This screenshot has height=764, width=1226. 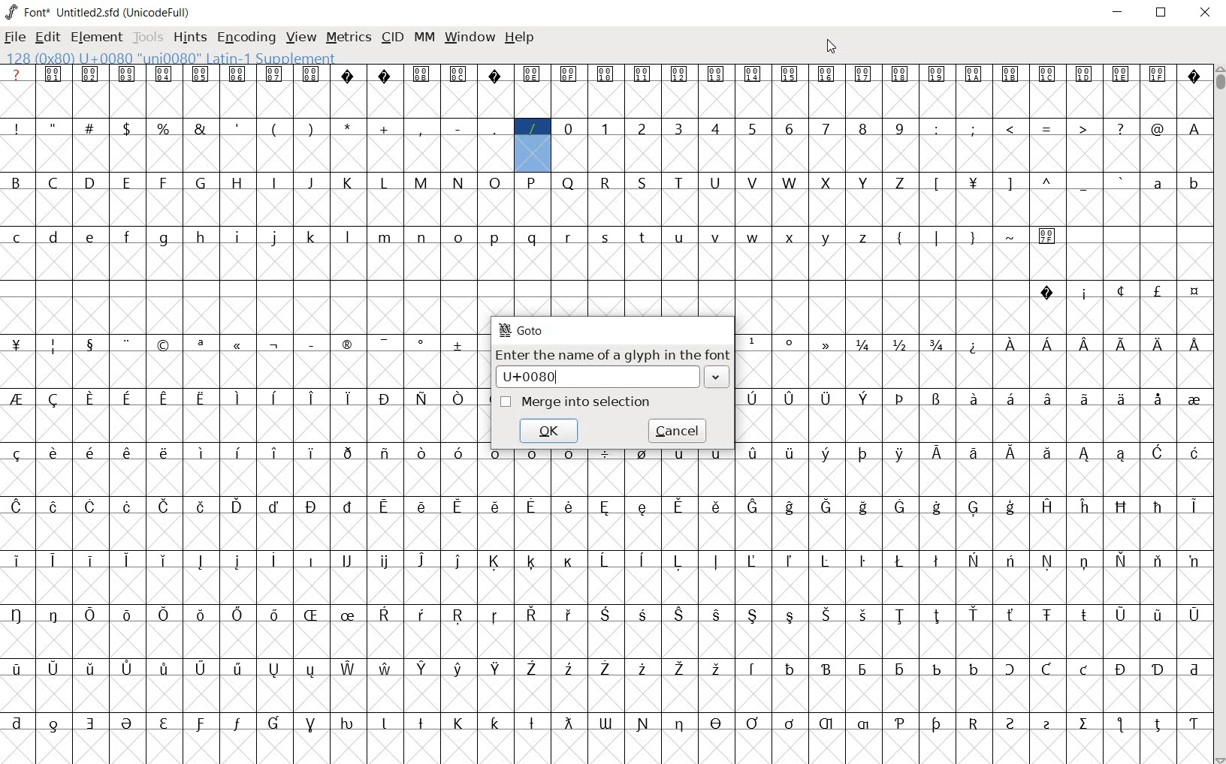 I want to click on glyph, so click(x=1011, y=453).